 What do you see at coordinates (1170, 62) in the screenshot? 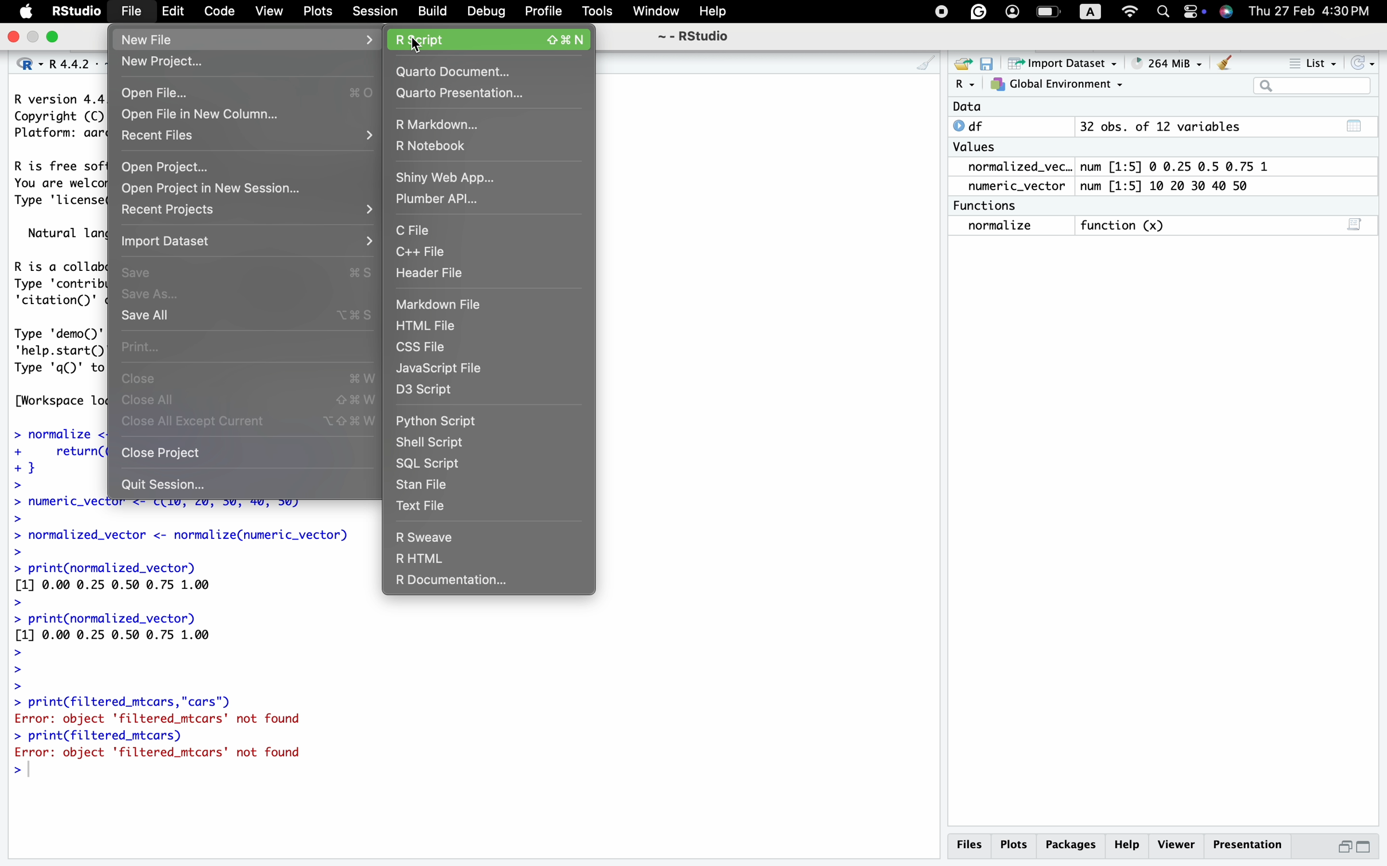
I see `264 MiB` at bounding box center [1170, 62].